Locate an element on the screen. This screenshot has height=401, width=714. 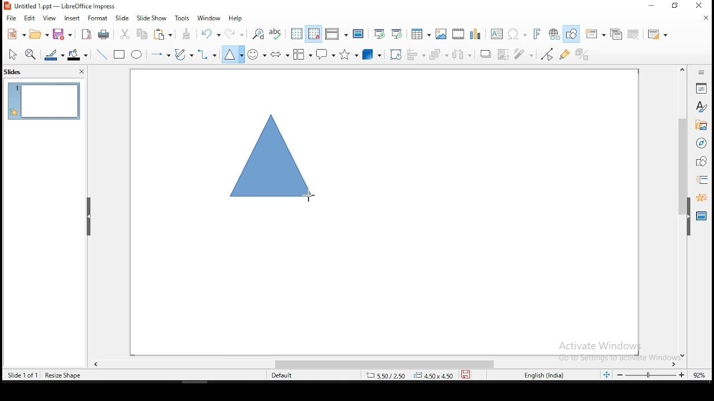
callout shapes is located at coordinates (325, 55).